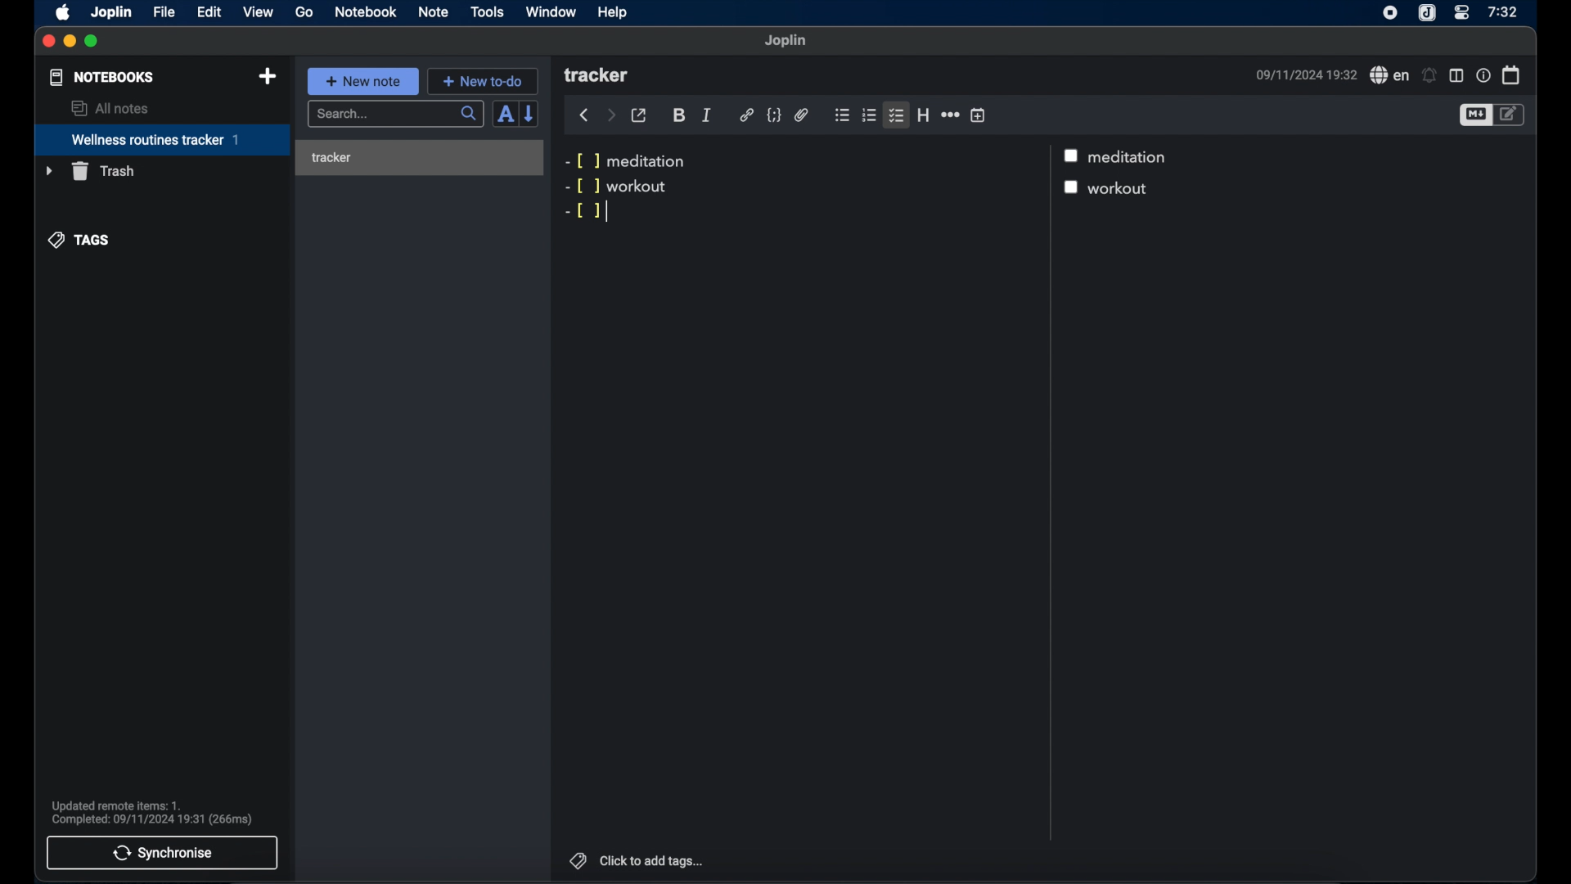  I want to click on back, so click(583, 115).